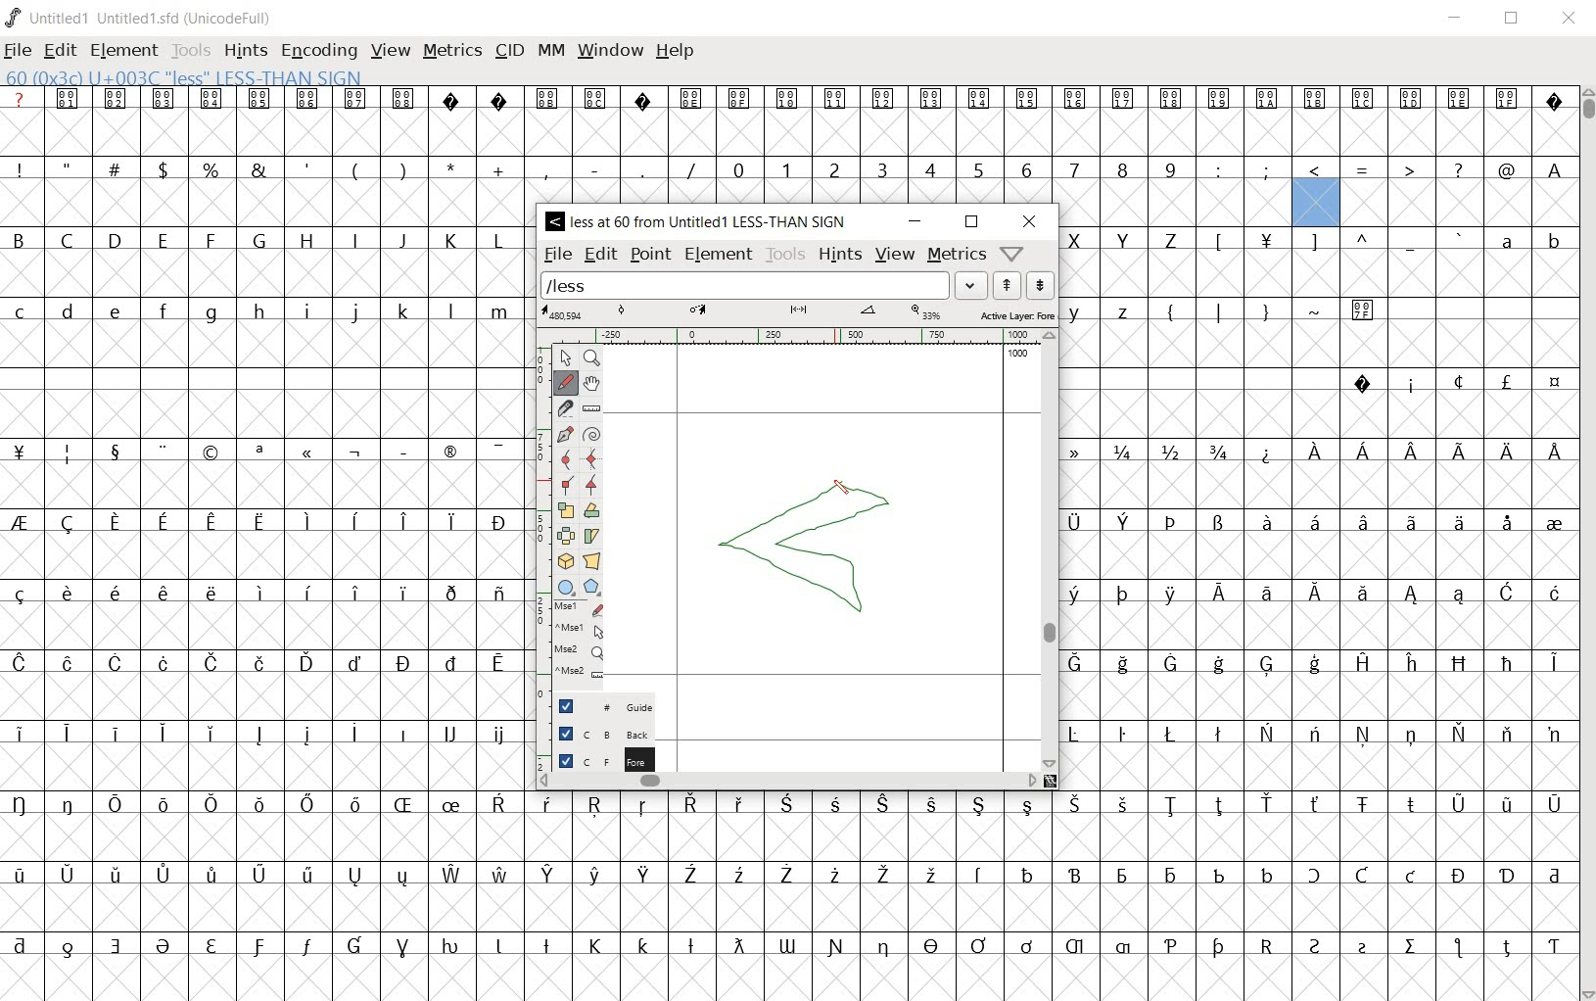 Image resolution: width=1596 pixels, height=1001 pixels. Describe the element at coordinates (957, 256) in the screenshot. I see `metrics` at that location.